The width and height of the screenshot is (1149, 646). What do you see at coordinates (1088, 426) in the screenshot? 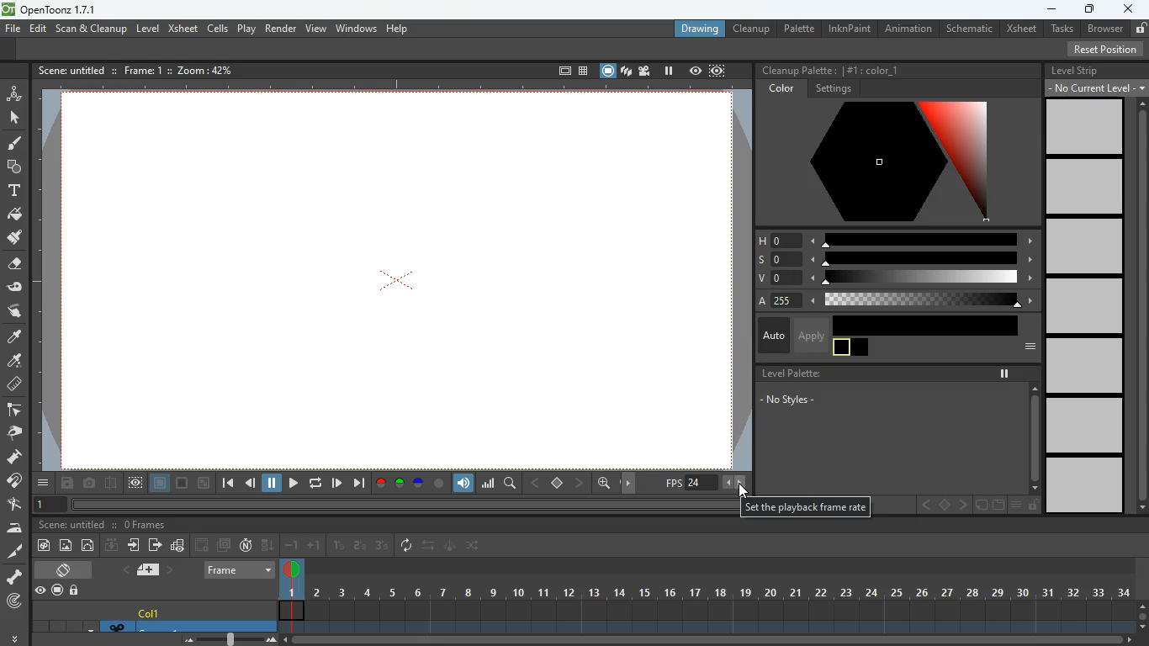
I see `level` at bounding box center [1088, 426].